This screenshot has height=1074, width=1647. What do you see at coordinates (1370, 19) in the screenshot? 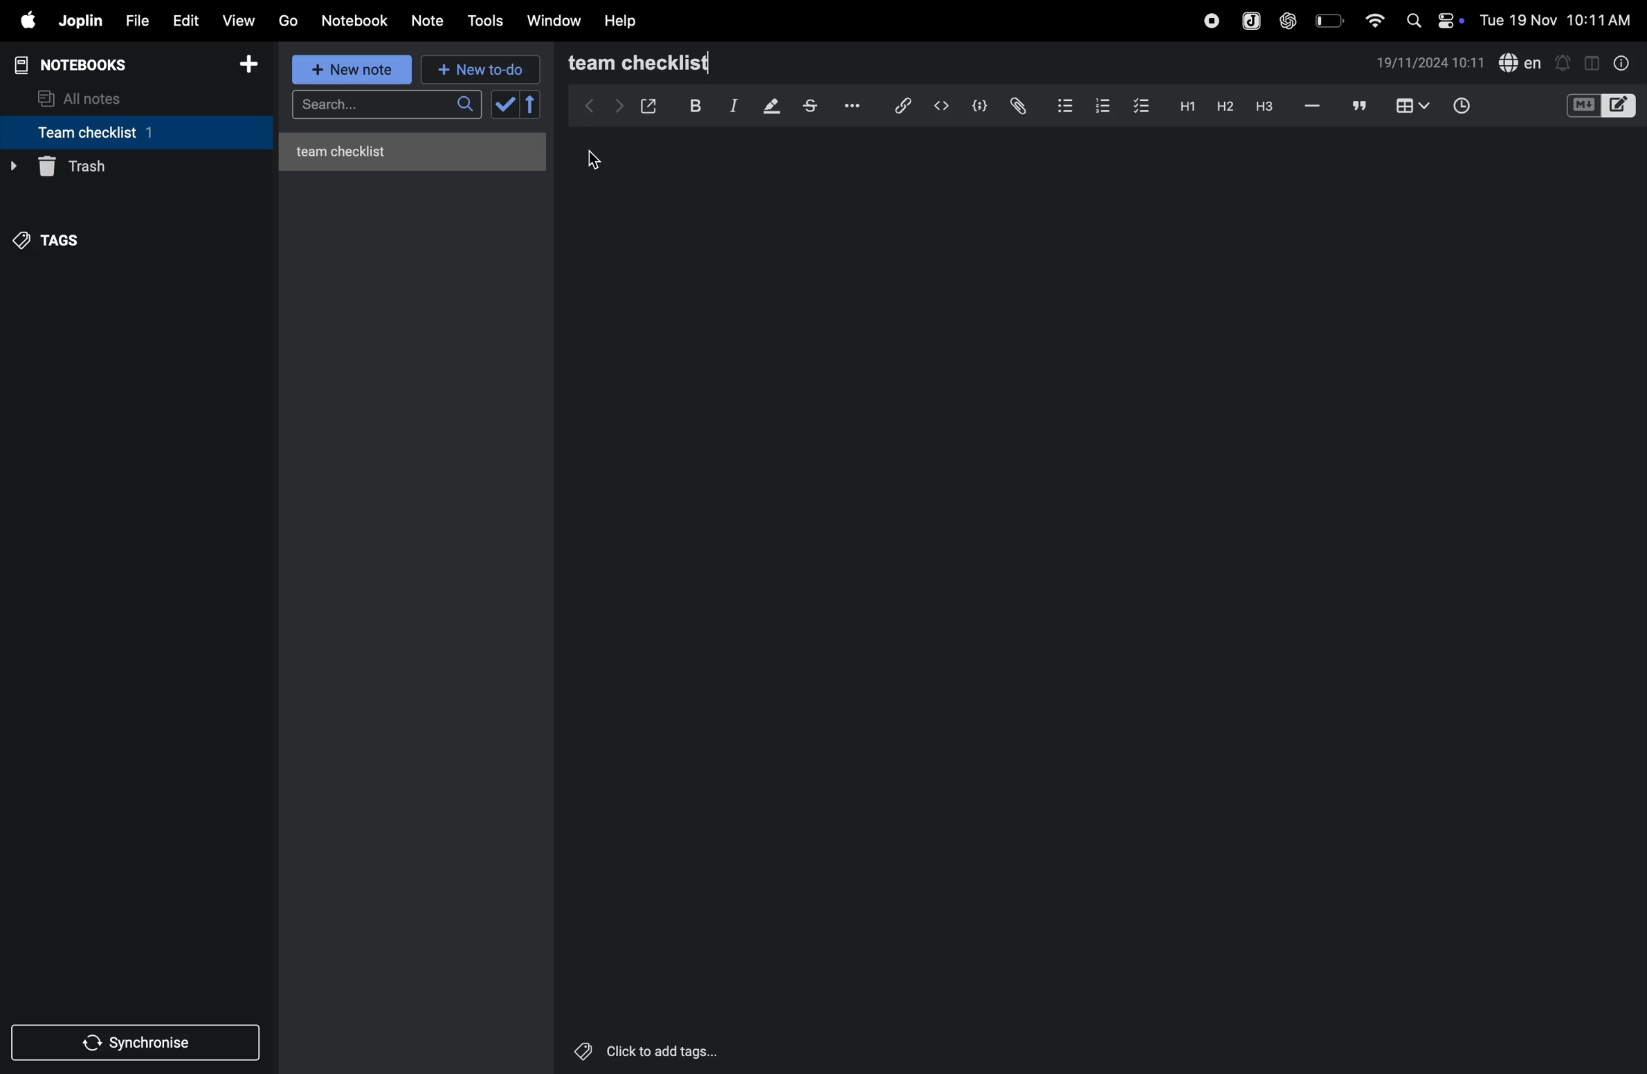
I see `wifi` at bounding box center [1370, 19].